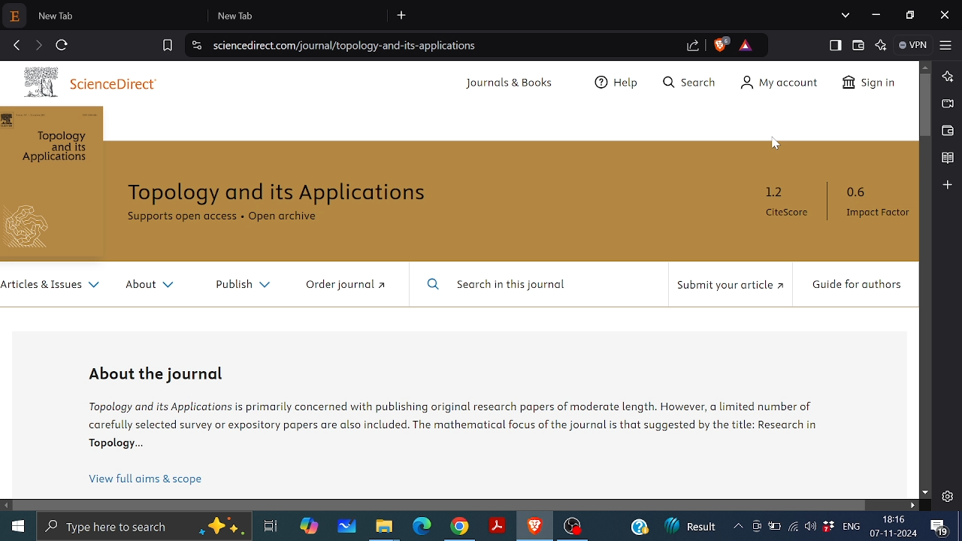 This screenshot has width=962, height=541. Describe the element at coordinates (120, 15) in the screenshot. I see `1st new tab` at that location.